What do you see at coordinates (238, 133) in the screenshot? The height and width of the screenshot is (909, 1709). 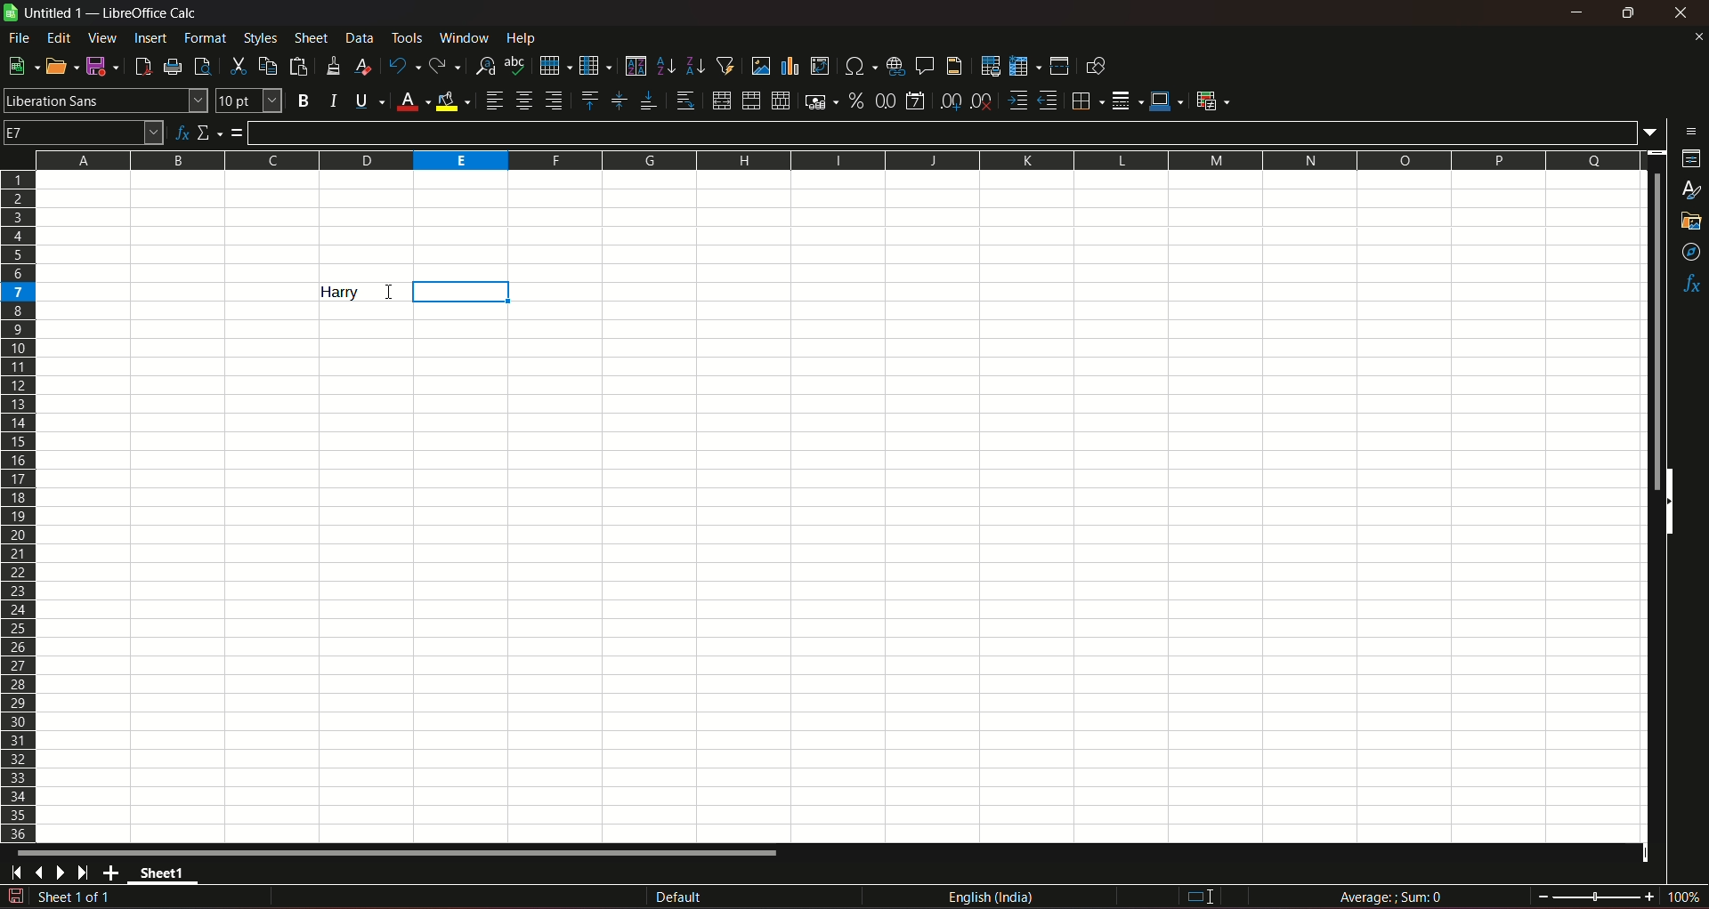 I see `formula` at bounding box center [238, 133].